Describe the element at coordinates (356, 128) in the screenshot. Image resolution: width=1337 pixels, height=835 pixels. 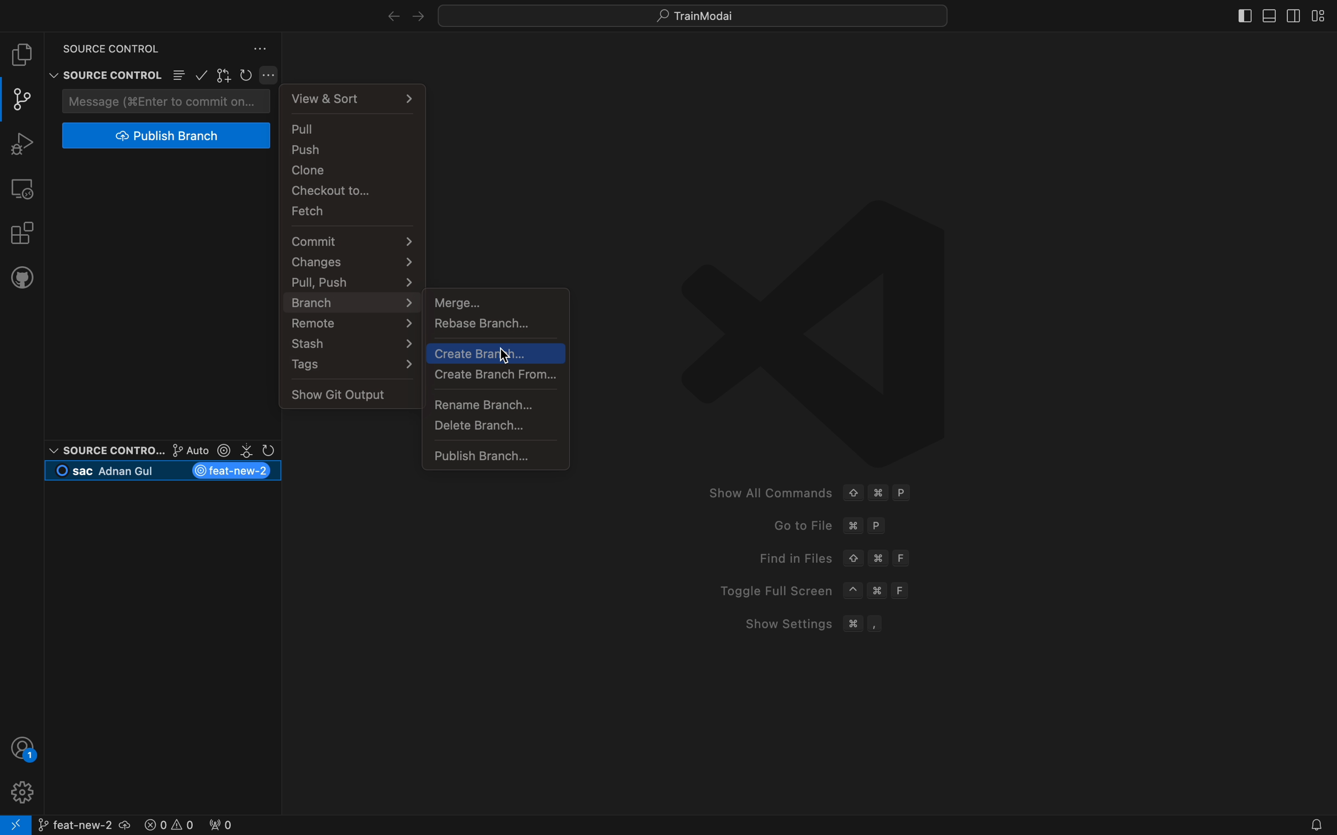
I see `pull` at that location.